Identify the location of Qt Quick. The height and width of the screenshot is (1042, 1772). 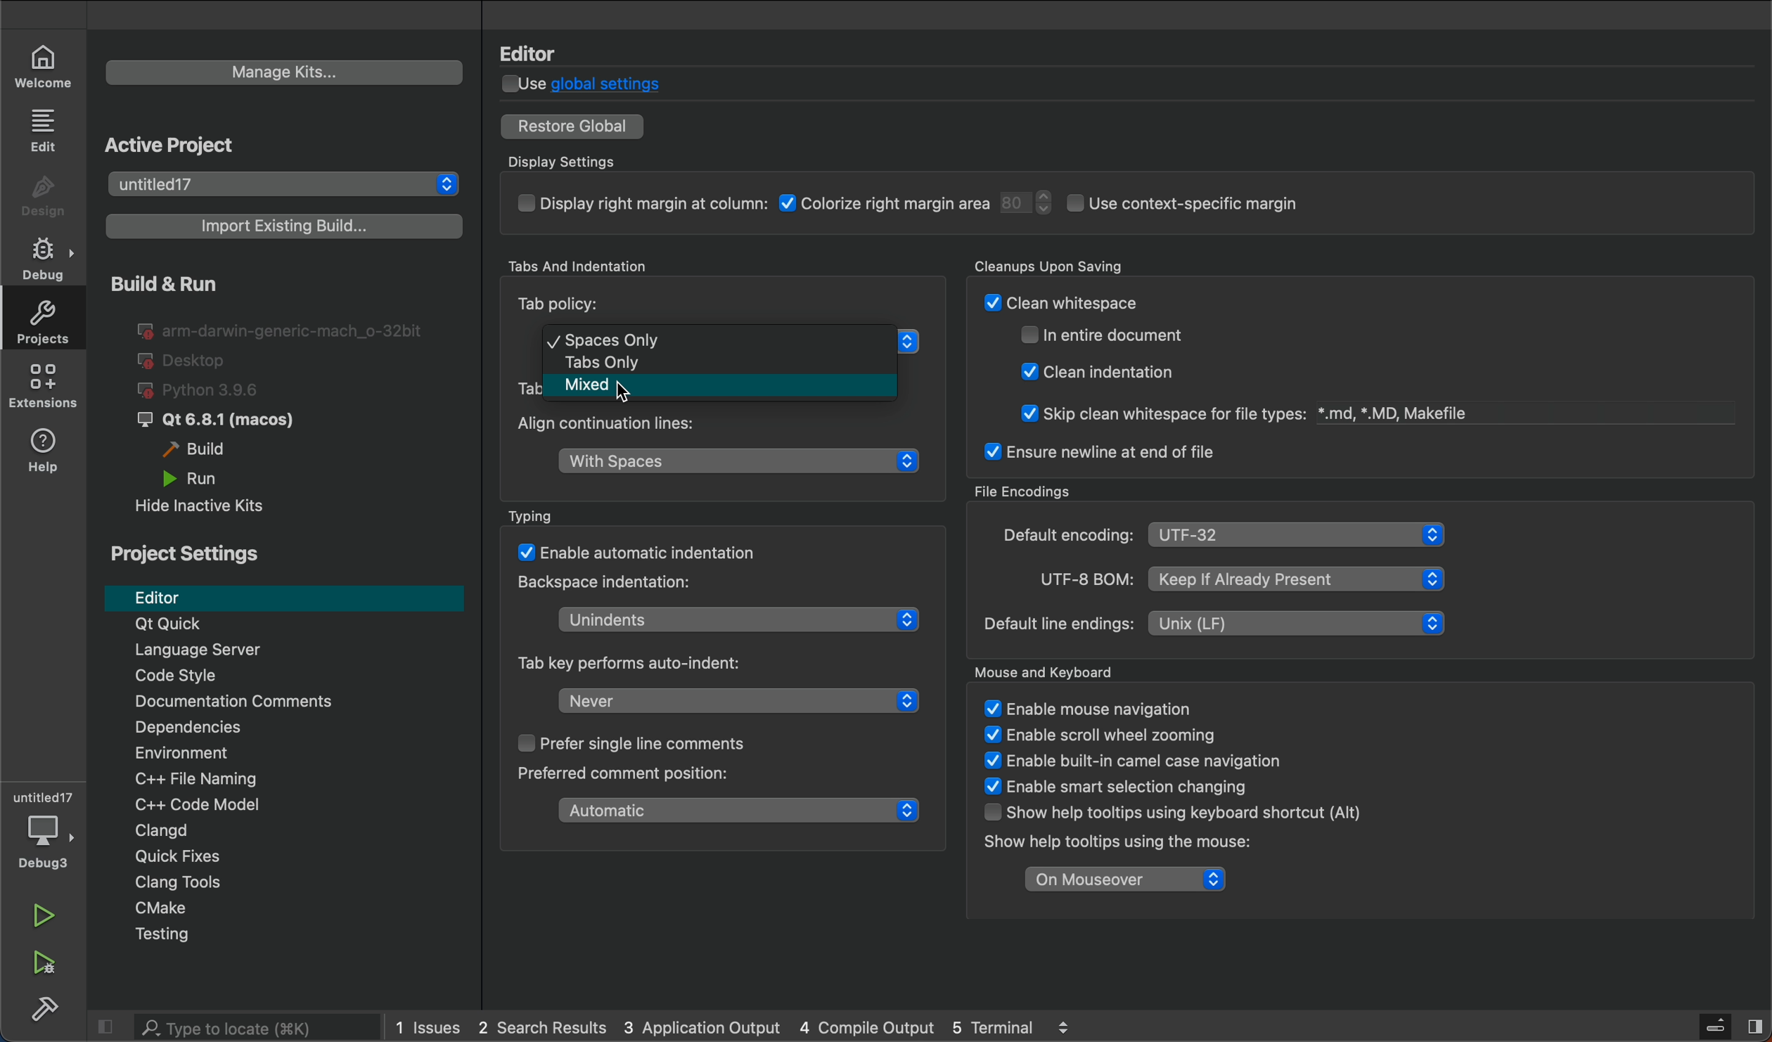
(285, 626).